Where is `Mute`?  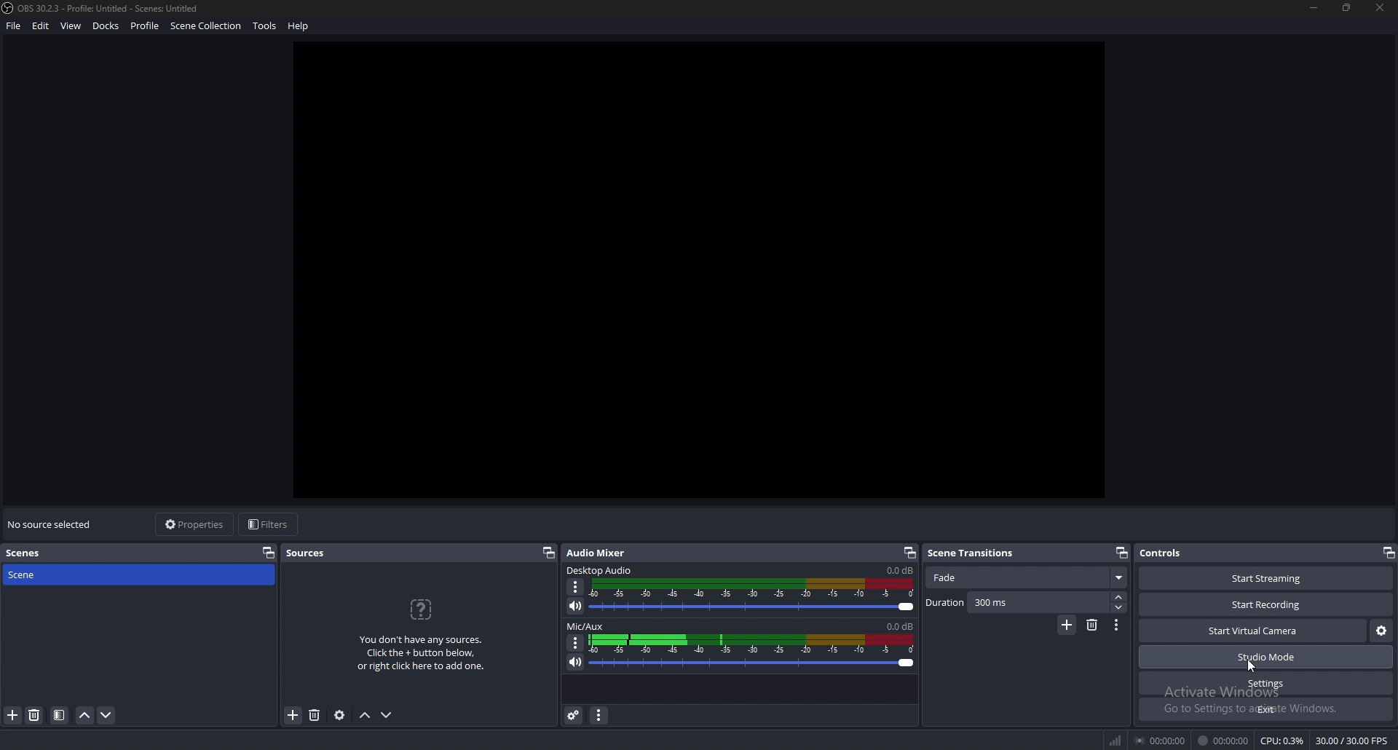 Mute is located at coordinates (577, 607).